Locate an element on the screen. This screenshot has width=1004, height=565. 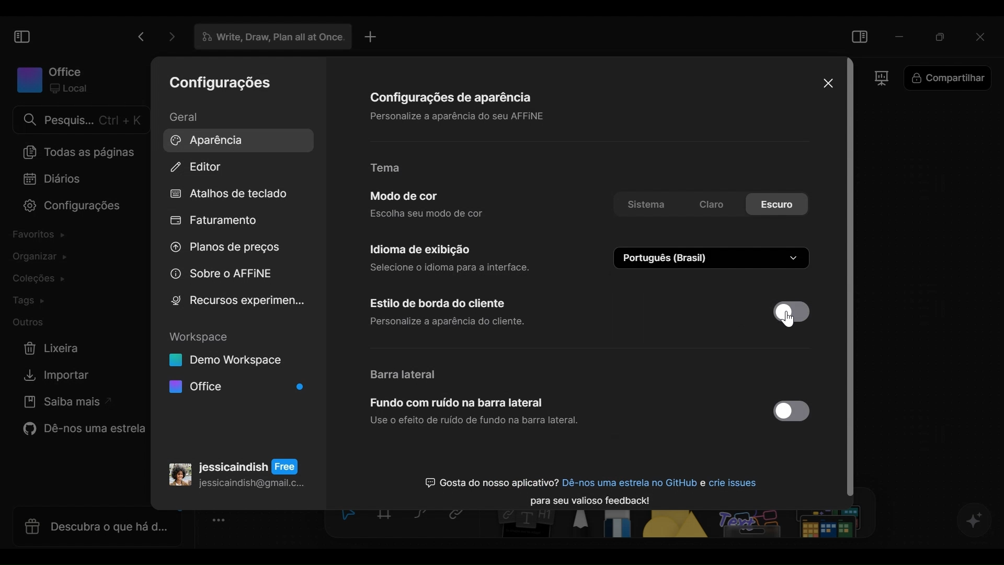
New Tab is located at coordinates (371, 37).